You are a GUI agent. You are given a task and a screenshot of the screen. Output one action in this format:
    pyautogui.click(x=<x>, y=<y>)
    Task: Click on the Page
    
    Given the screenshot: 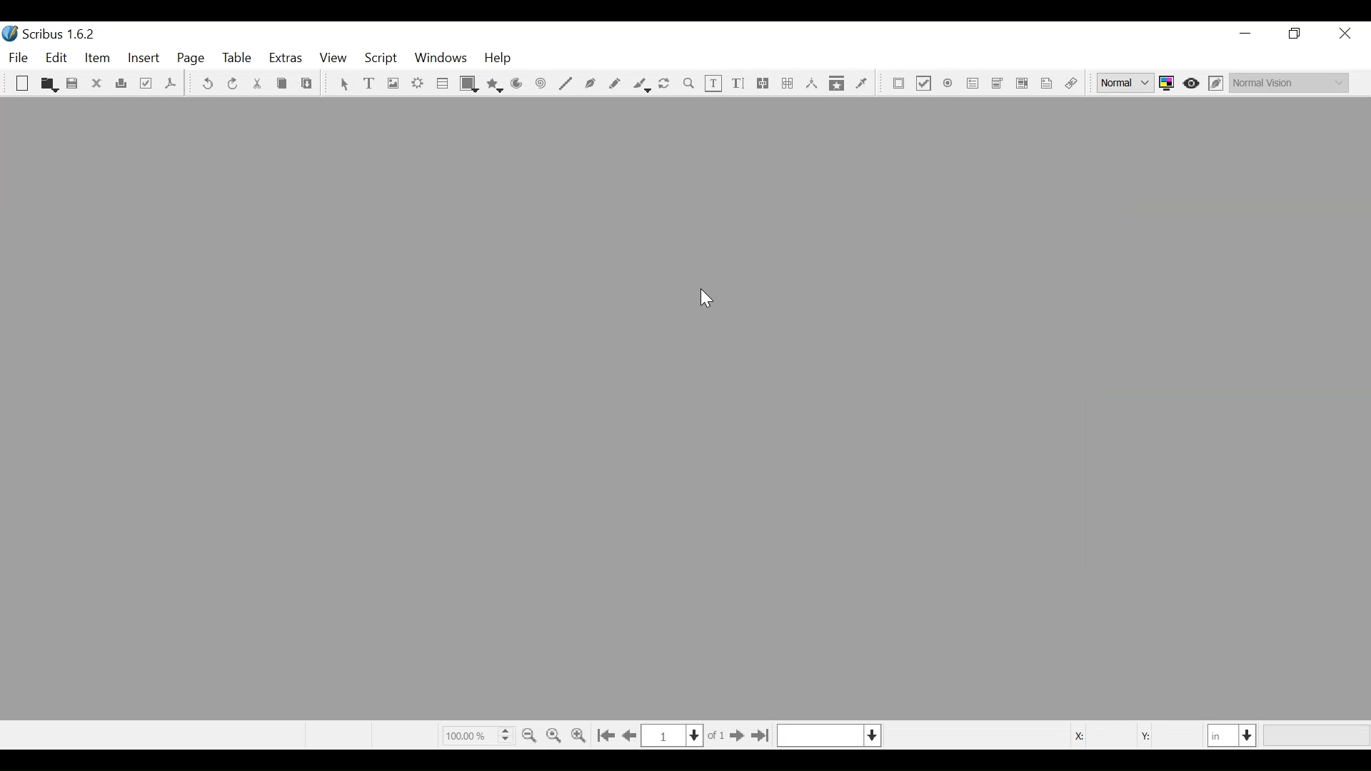 What is the action you would take?
    pyautogui.click(x=191, y=59)
    